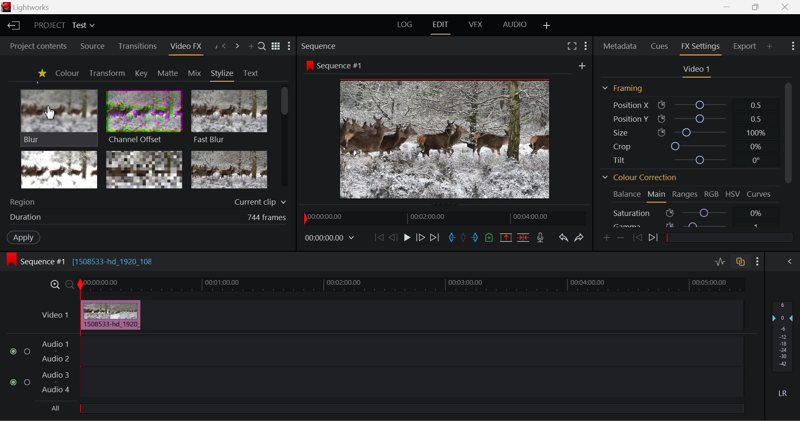 The height and width of the screenshot is (421, 800). I want to click on Play, so click(406, 238).